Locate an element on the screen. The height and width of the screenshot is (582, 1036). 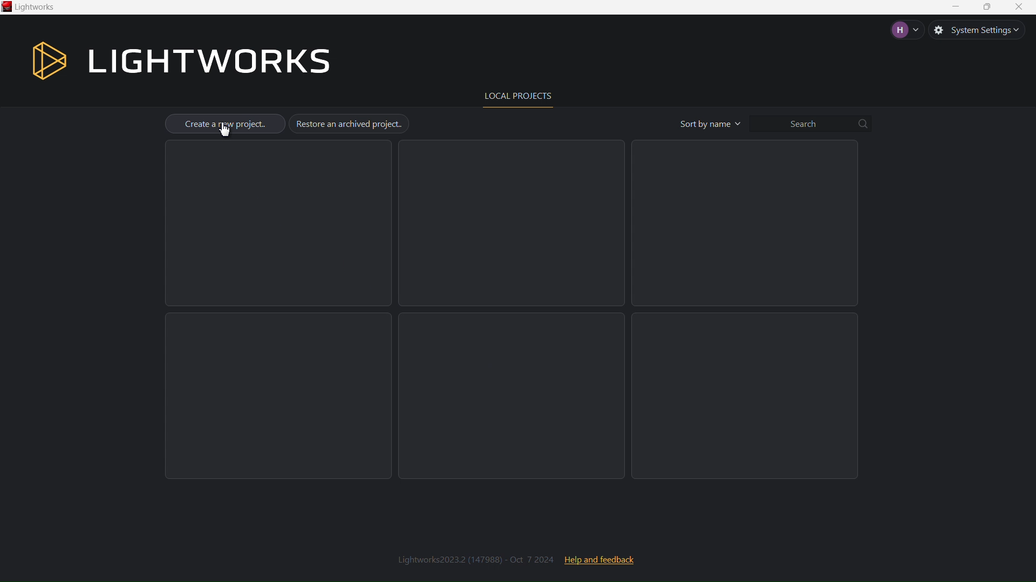
Logo is located at coordinates (45, 60).